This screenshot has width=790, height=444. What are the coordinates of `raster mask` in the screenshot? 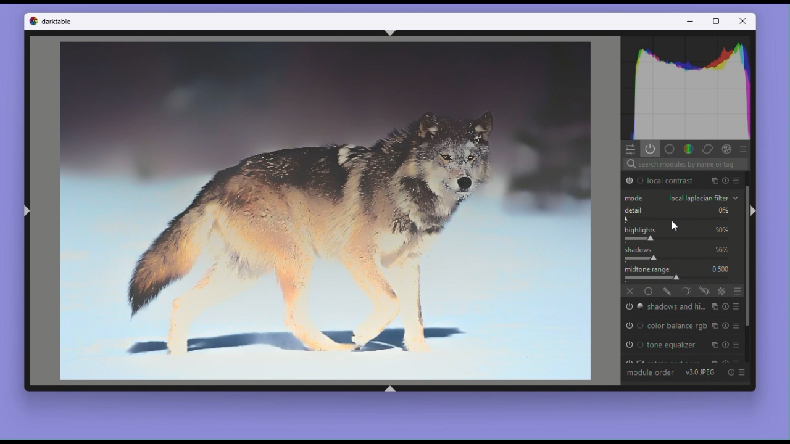 It's located at (722, 291).